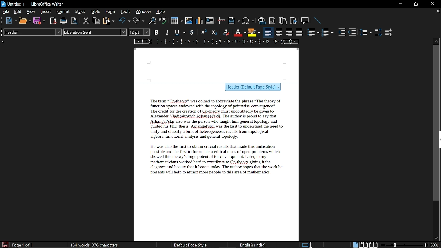  What do you see at coordinates (192, 32) in the screenshot?
I see `Strike through` at bounding box center [192, 32].